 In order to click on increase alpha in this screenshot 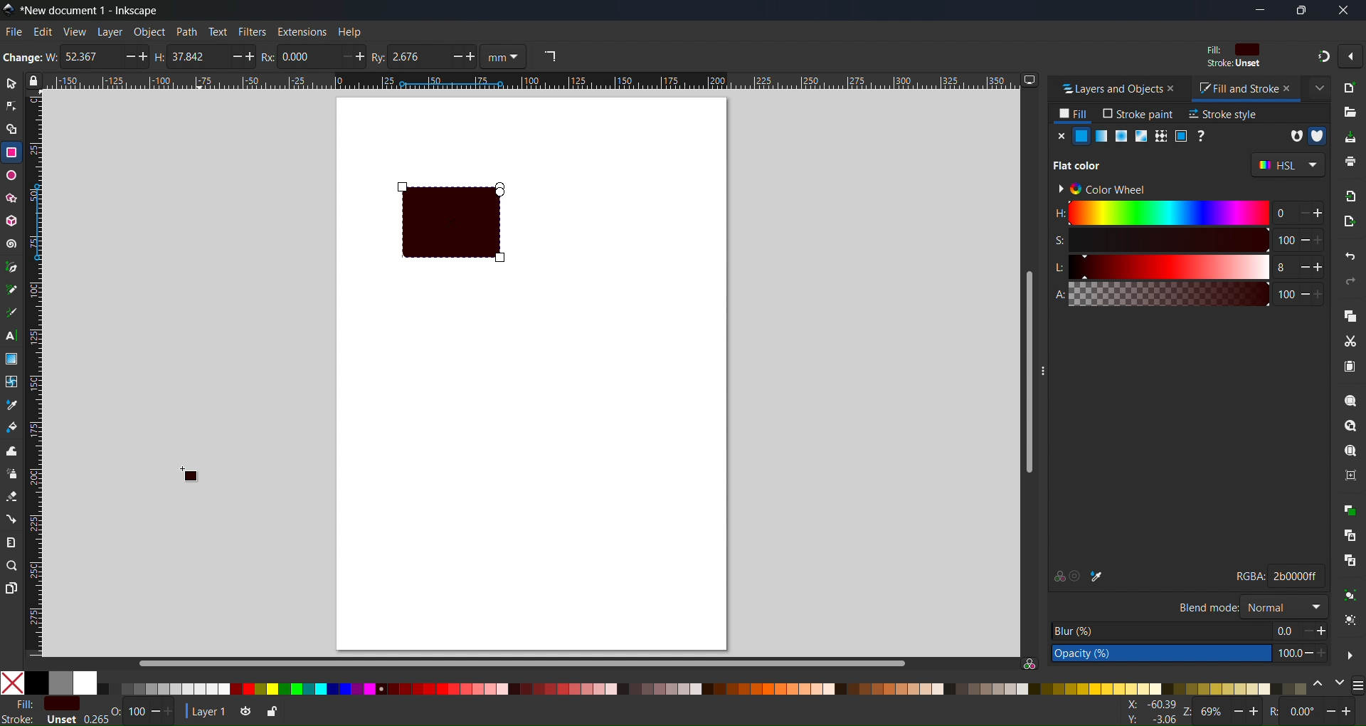, I will do `click(1323, 293)`.